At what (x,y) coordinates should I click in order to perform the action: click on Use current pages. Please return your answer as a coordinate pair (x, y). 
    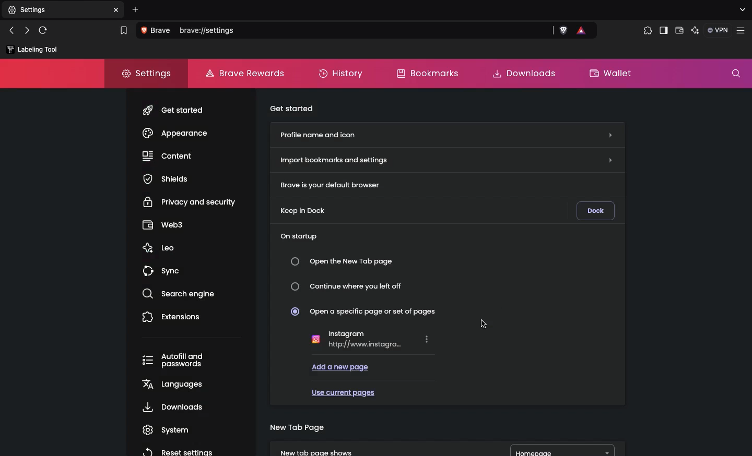
    Looking at the image, I should click on (343, 391).